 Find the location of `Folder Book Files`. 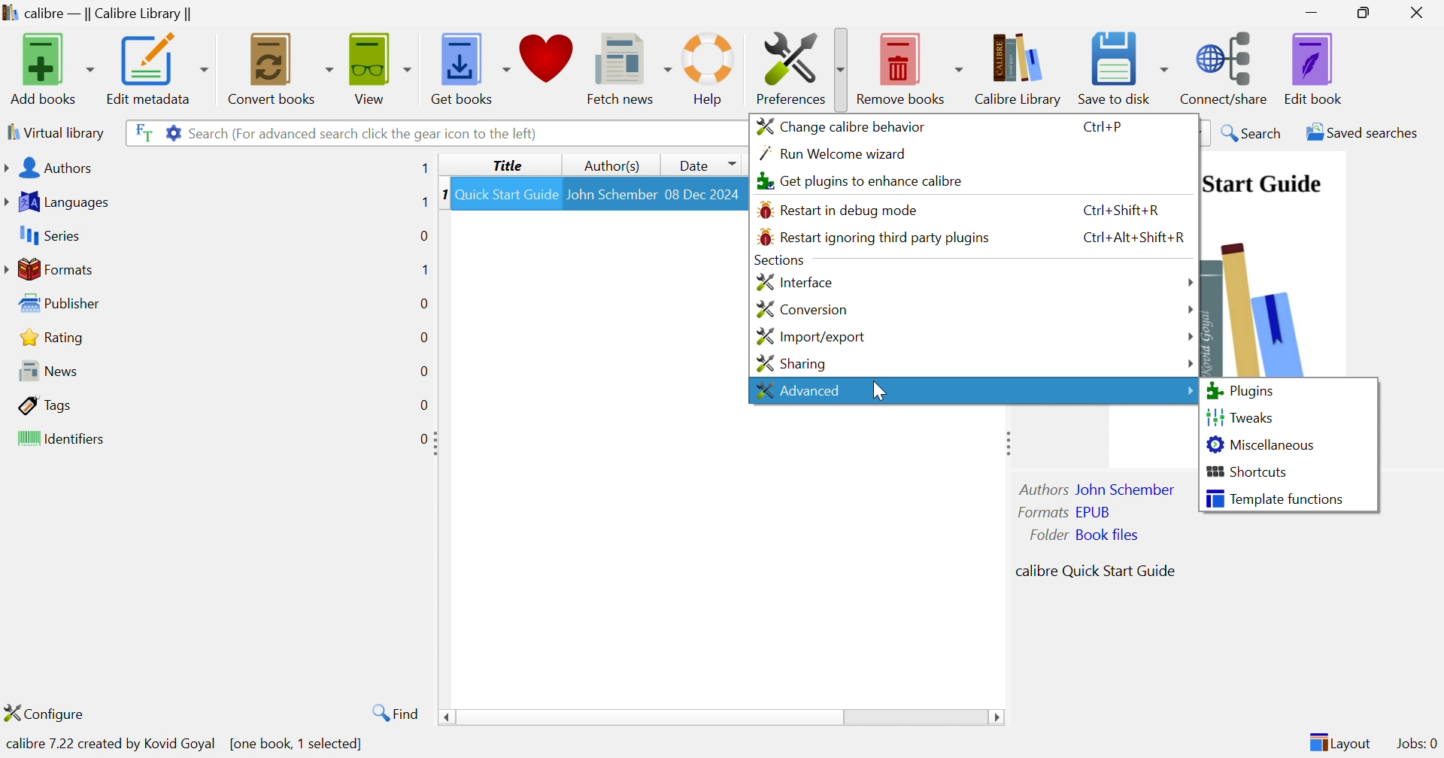

Folder Book Files is located at coordinates (1085, 535).